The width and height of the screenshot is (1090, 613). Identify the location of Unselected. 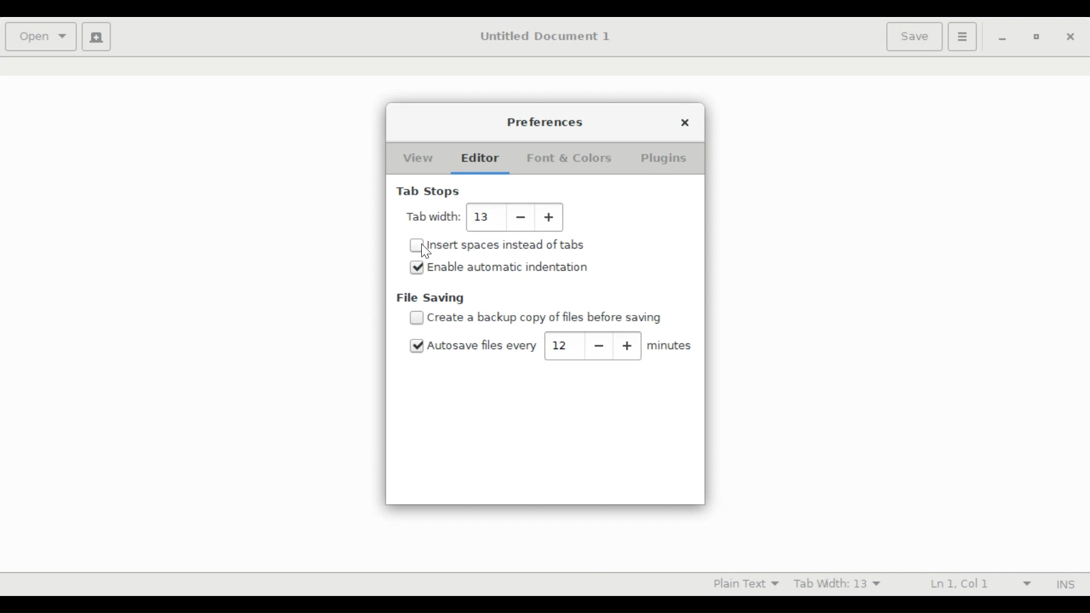
(416, 246).